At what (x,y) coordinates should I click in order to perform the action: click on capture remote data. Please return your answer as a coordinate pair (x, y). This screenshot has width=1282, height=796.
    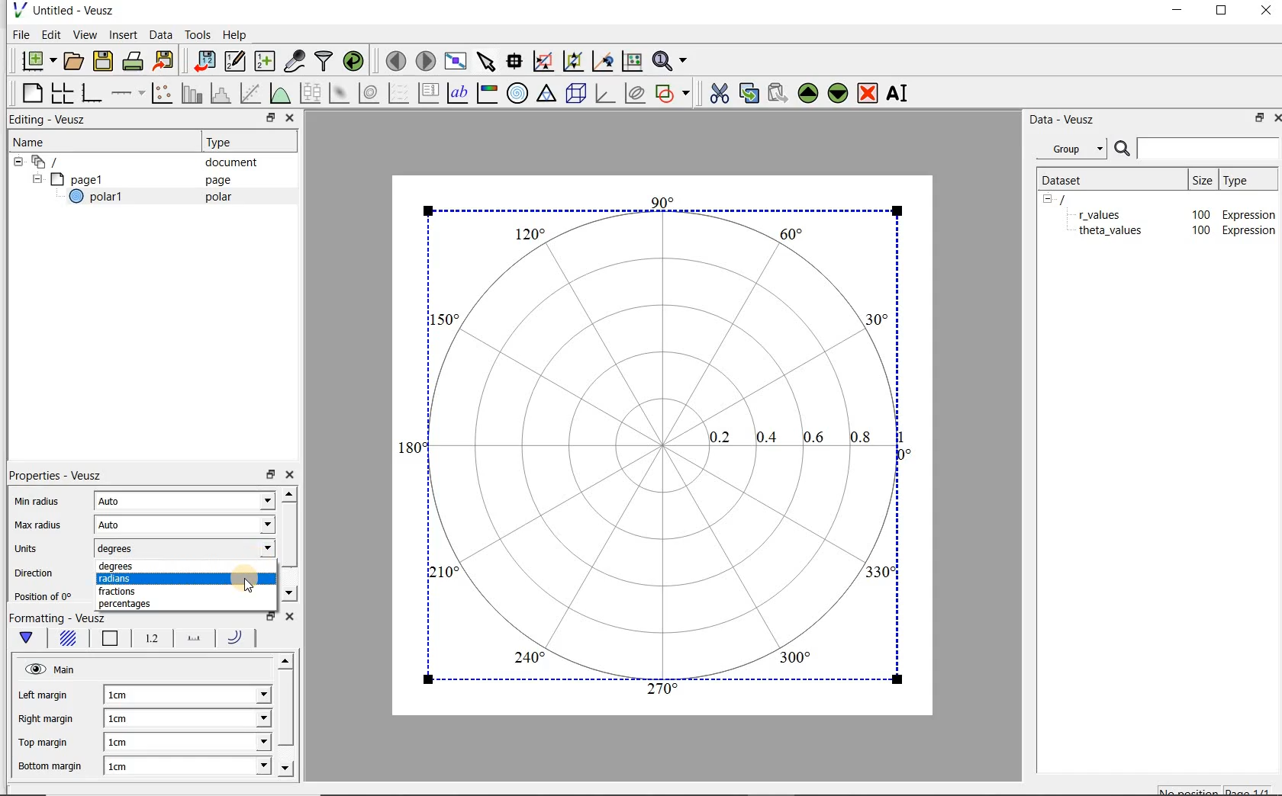
    Looking at the image, I should click on (295, 63).